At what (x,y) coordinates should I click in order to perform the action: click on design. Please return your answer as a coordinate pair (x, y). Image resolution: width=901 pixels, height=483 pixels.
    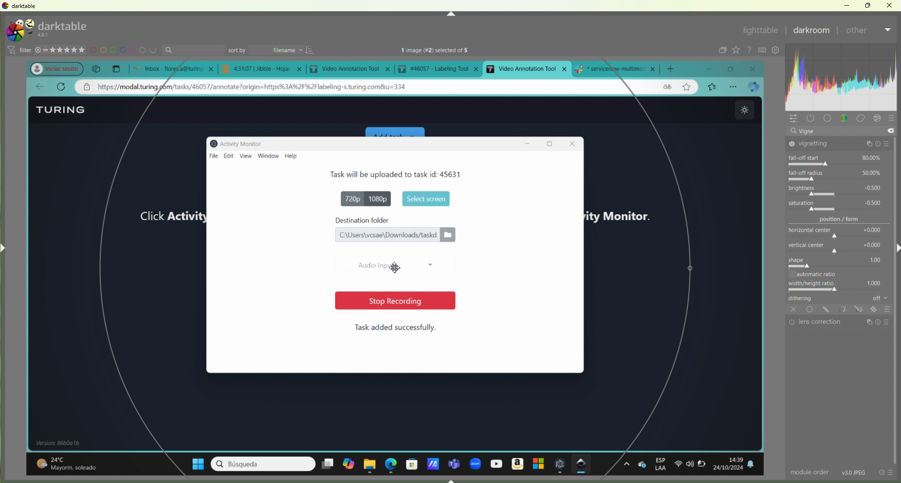
    Looking at the image, I should click on (125, 51).